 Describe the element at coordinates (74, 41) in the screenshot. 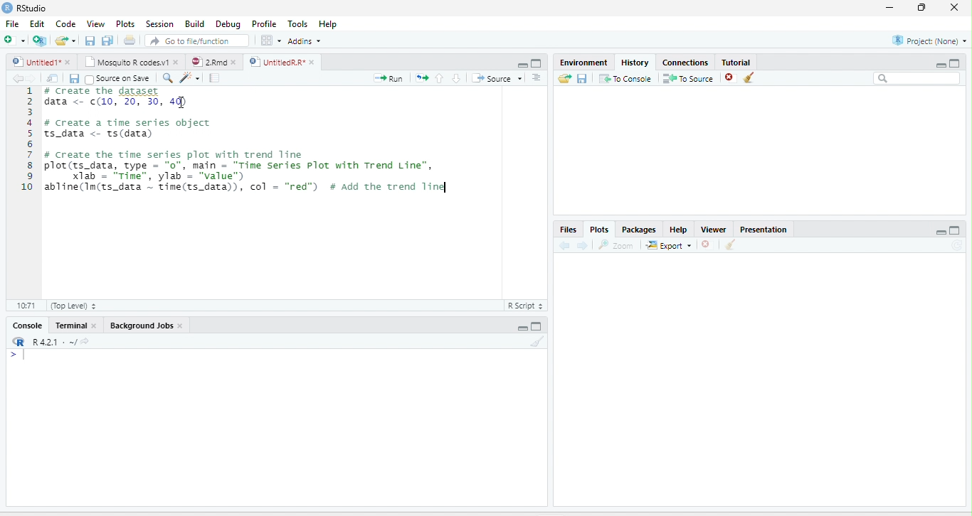

I see `Open recent files` at that location.